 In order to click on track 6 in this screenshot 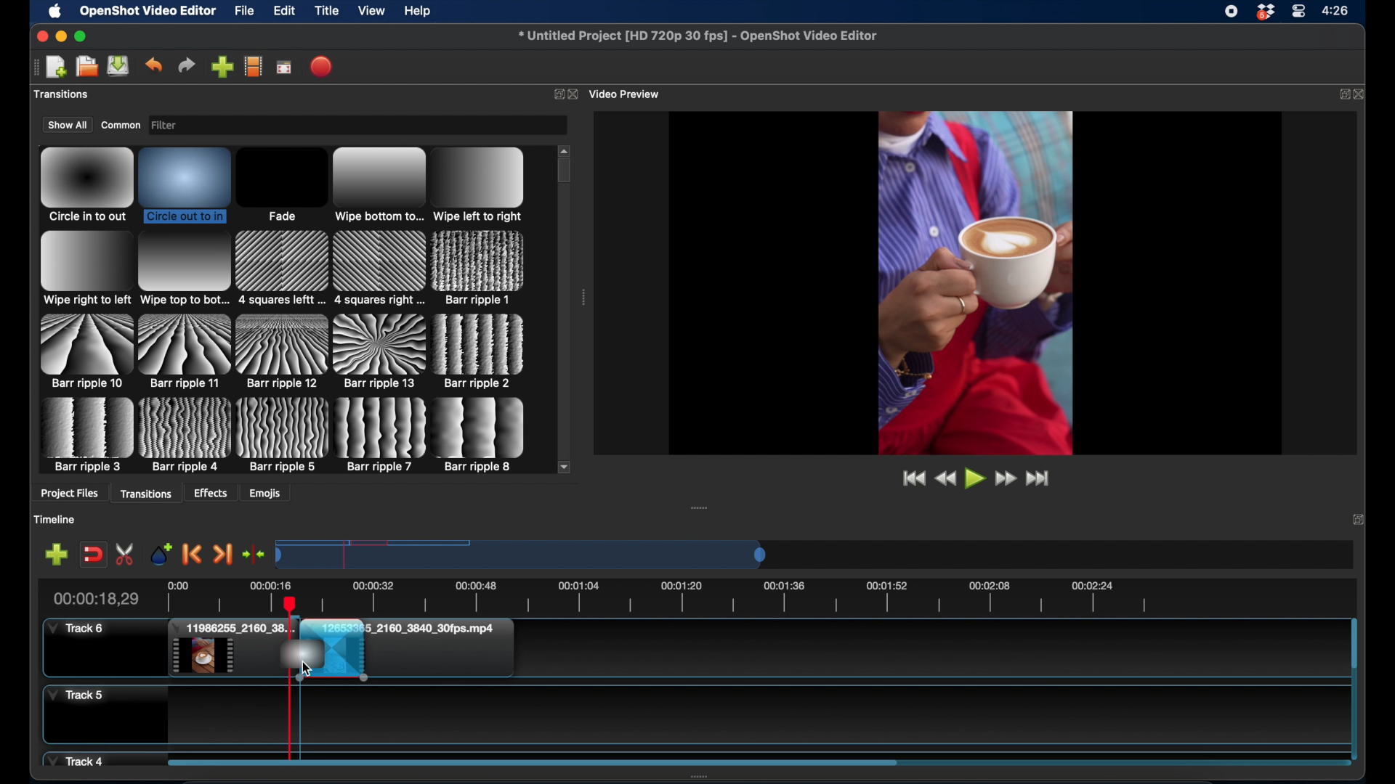, I will do `click(77, 629)`.